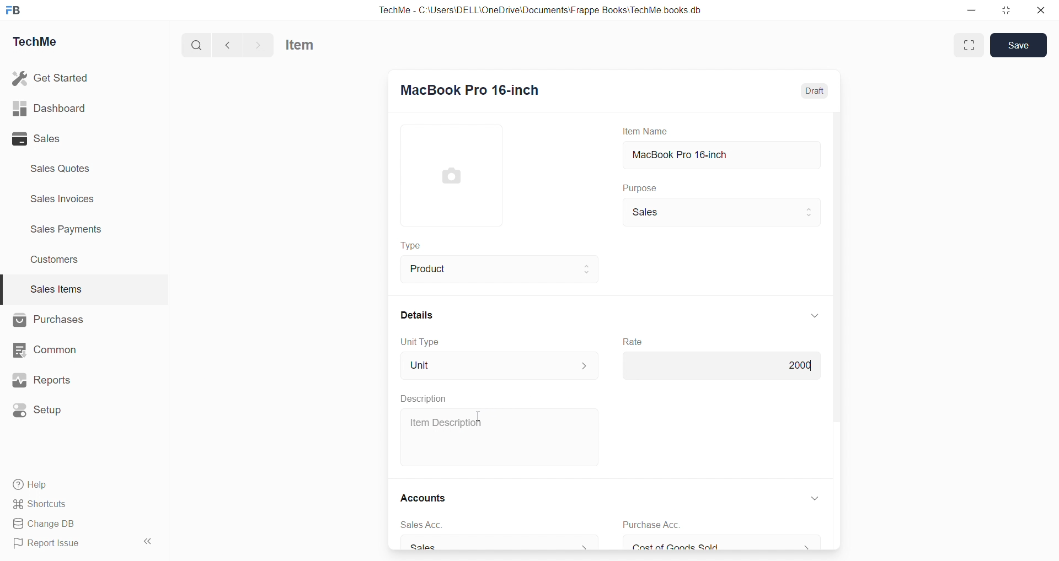 Image resolution: width=1059 pixels, height=561 pixels. Describe the element at coordinates (815, 90) in the screenshot. I see `Draft` at that location.